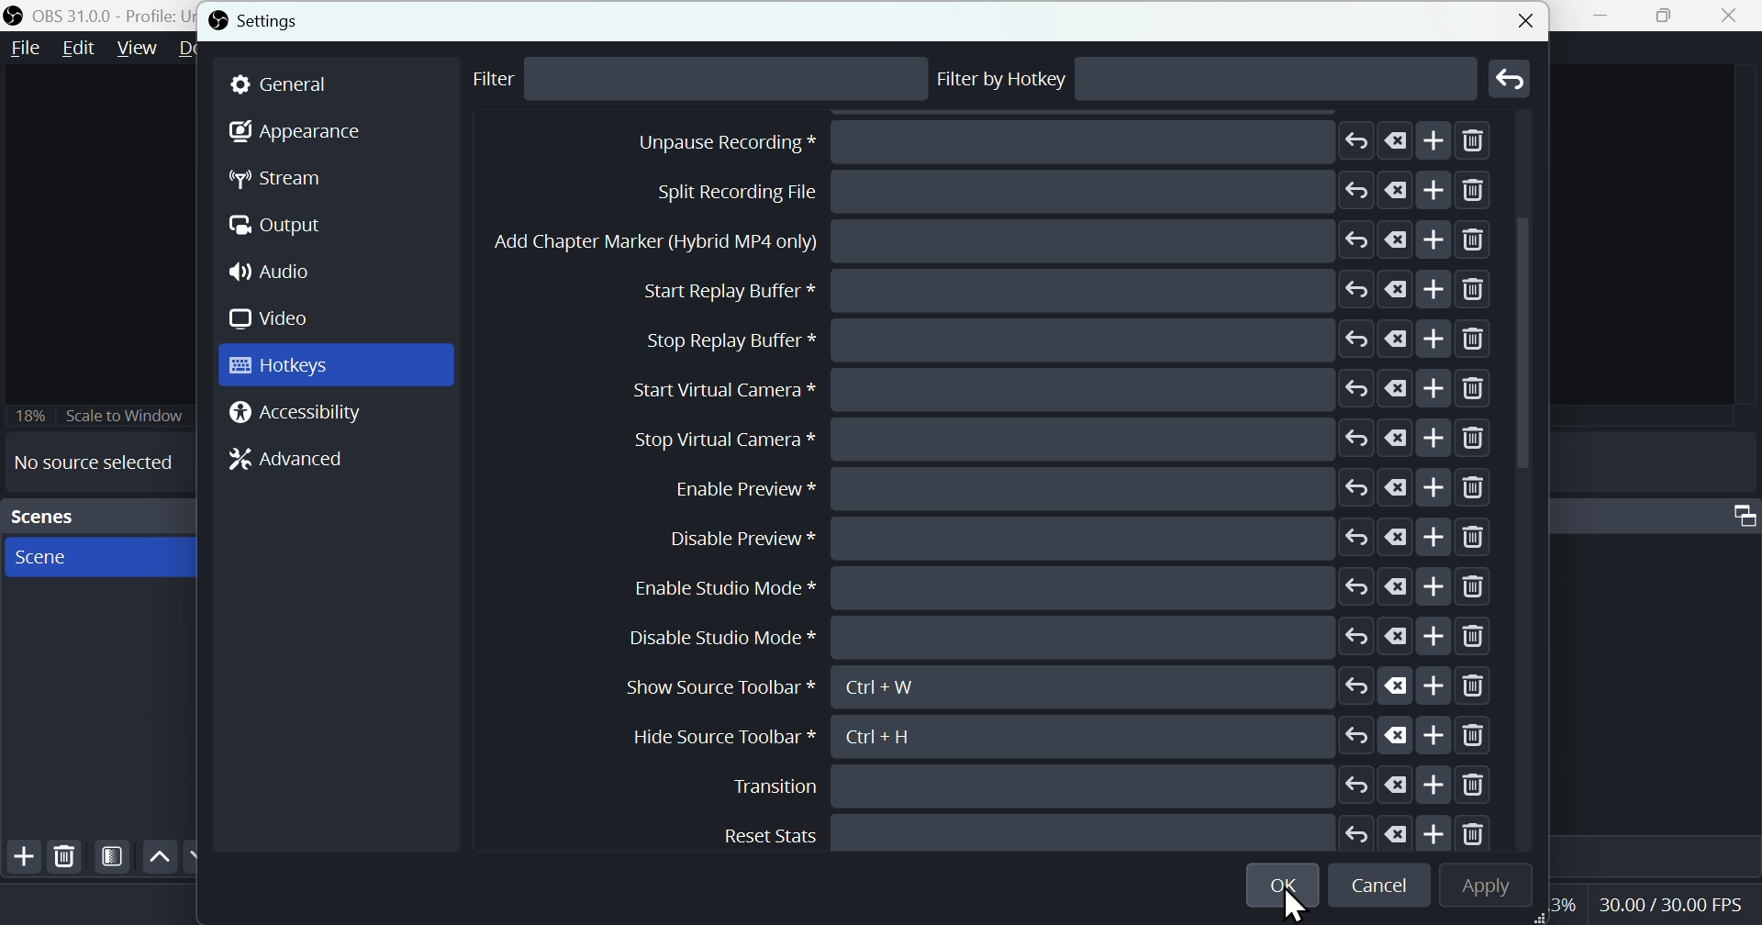  What do you see at coordinates (1522, 17) in the screenshot?
I see `close` at bounding box center [1522, 17].